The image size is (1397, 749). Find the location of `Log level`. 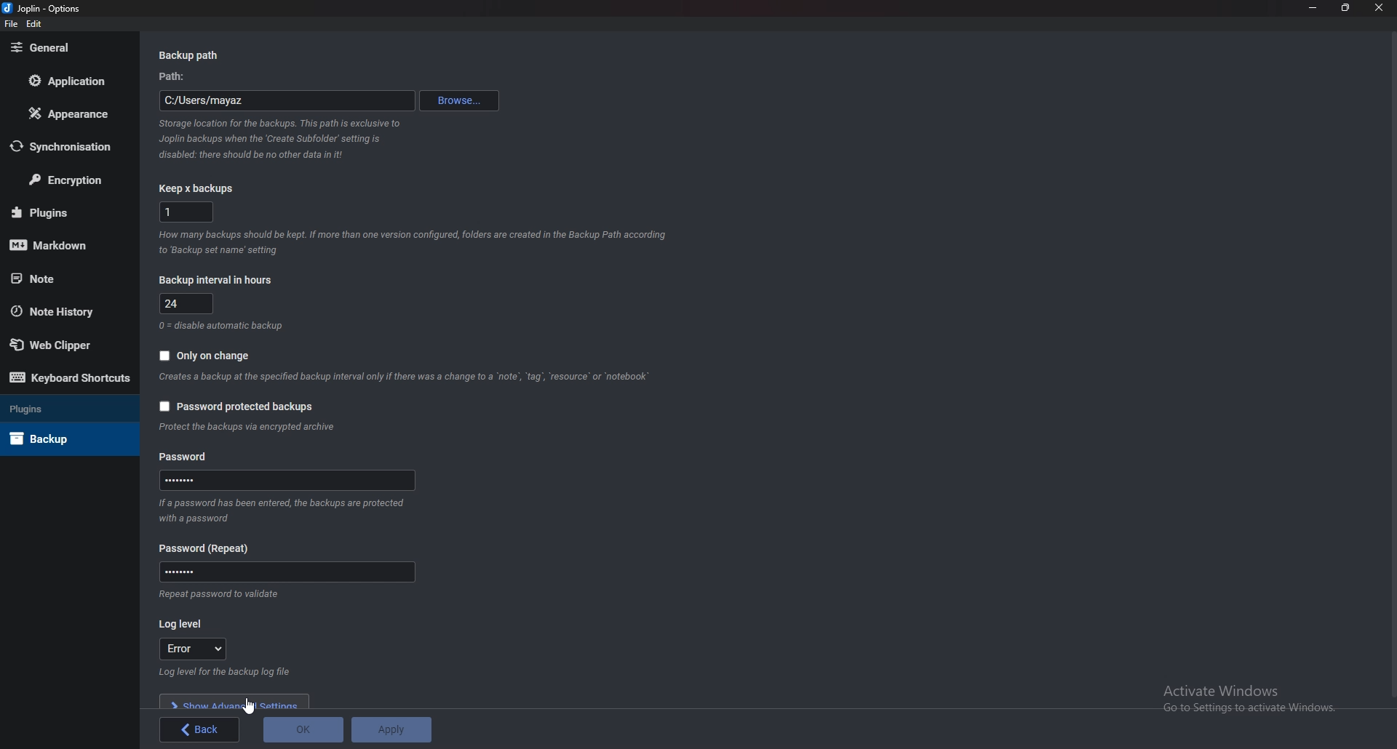

Log level is located at coordinates (185, 625).